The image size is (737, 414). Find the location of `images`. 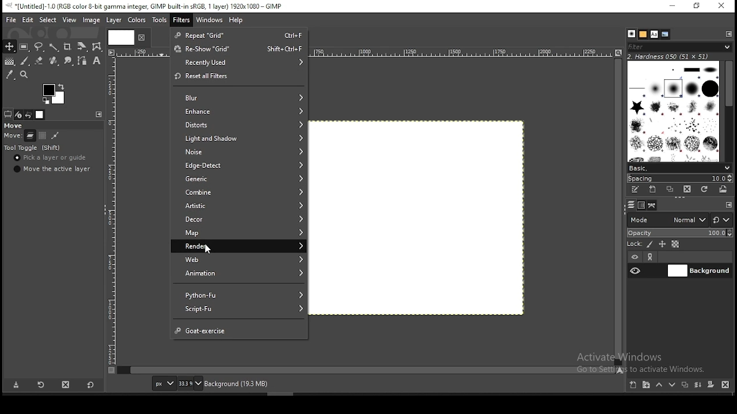

images is located at coordinates (40, 115).